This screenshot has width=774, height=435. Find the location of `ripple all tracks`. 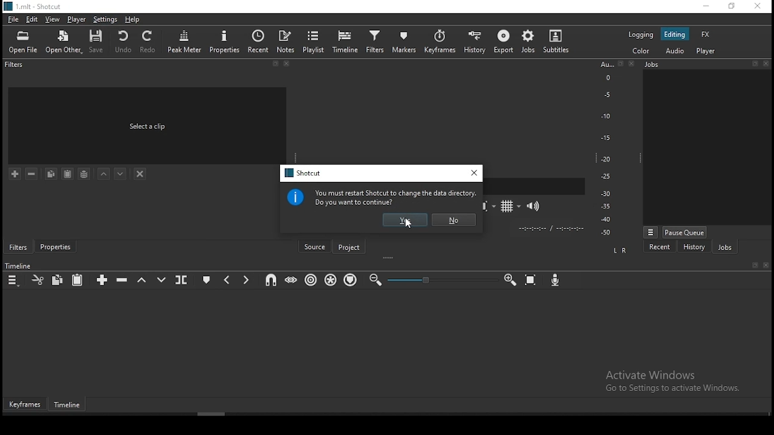

ripple all tracks is located at coordinates (331, 280).